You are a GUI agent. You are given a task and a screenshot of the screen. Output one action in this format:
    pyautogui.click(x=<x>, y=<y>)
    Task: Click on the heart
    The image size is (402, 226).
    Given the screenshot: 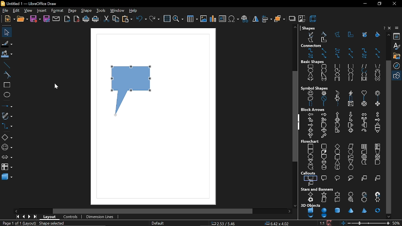 What is the action you would take?
    pyautogui.click(x=364, y=93)
    